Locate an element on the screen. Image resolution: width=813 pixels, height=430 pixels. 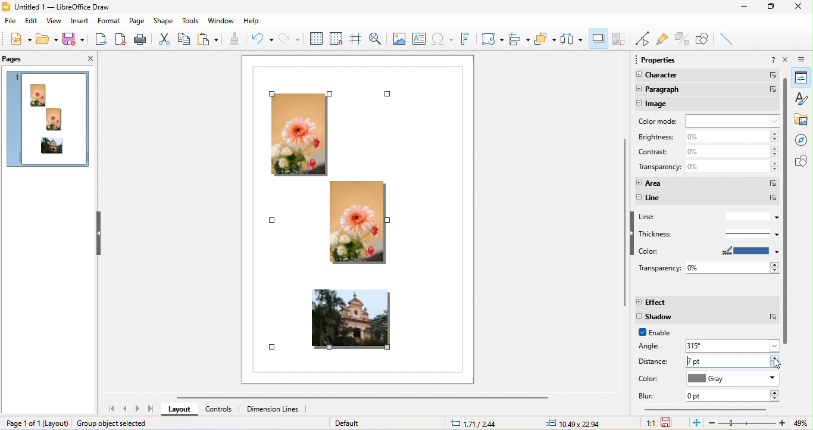
image is located at coordinates (398, 38).